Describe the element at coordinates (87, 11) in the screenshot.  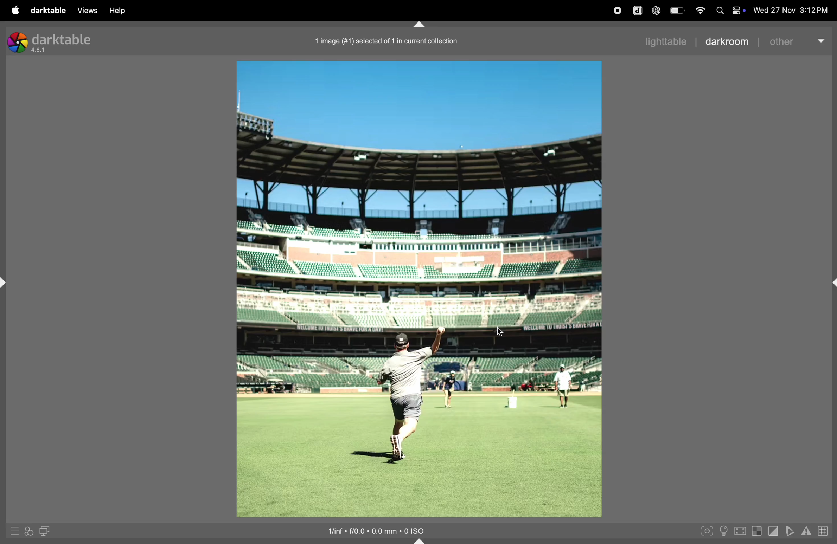
I see `views` at that location.